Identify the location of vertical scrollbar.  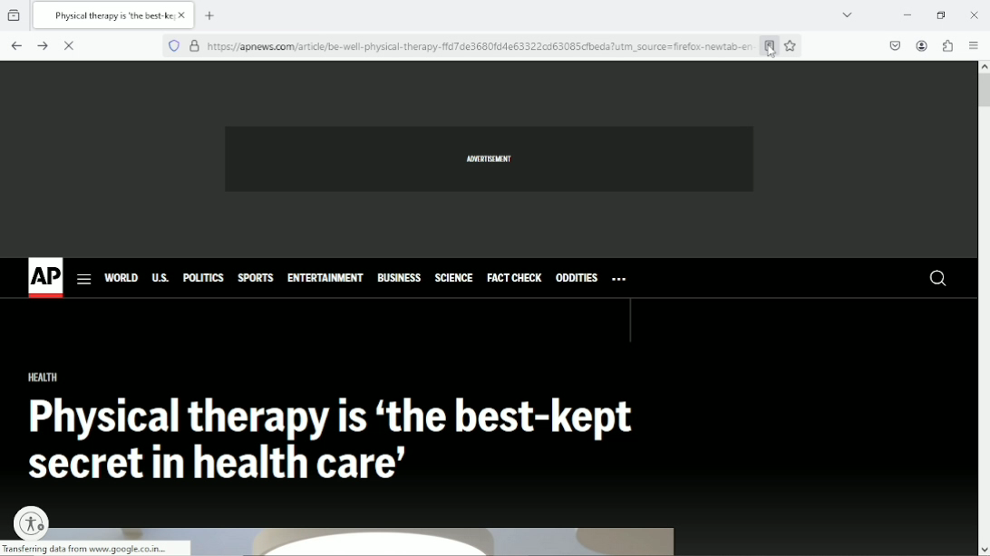
(984, 90).